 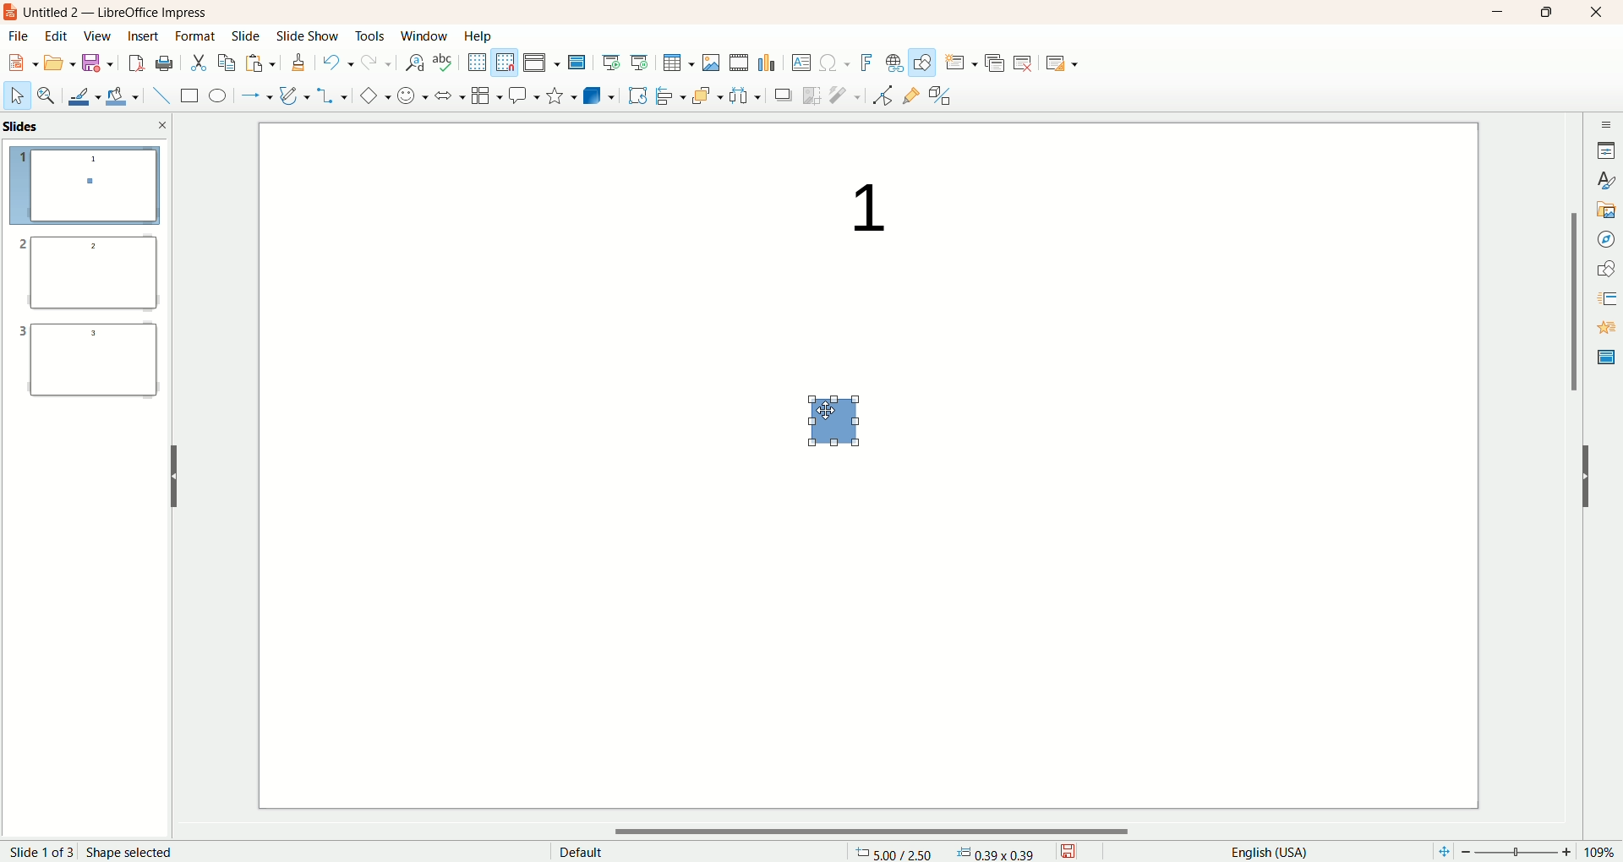 I want to click on master slide, so click(x=1604, y=357).